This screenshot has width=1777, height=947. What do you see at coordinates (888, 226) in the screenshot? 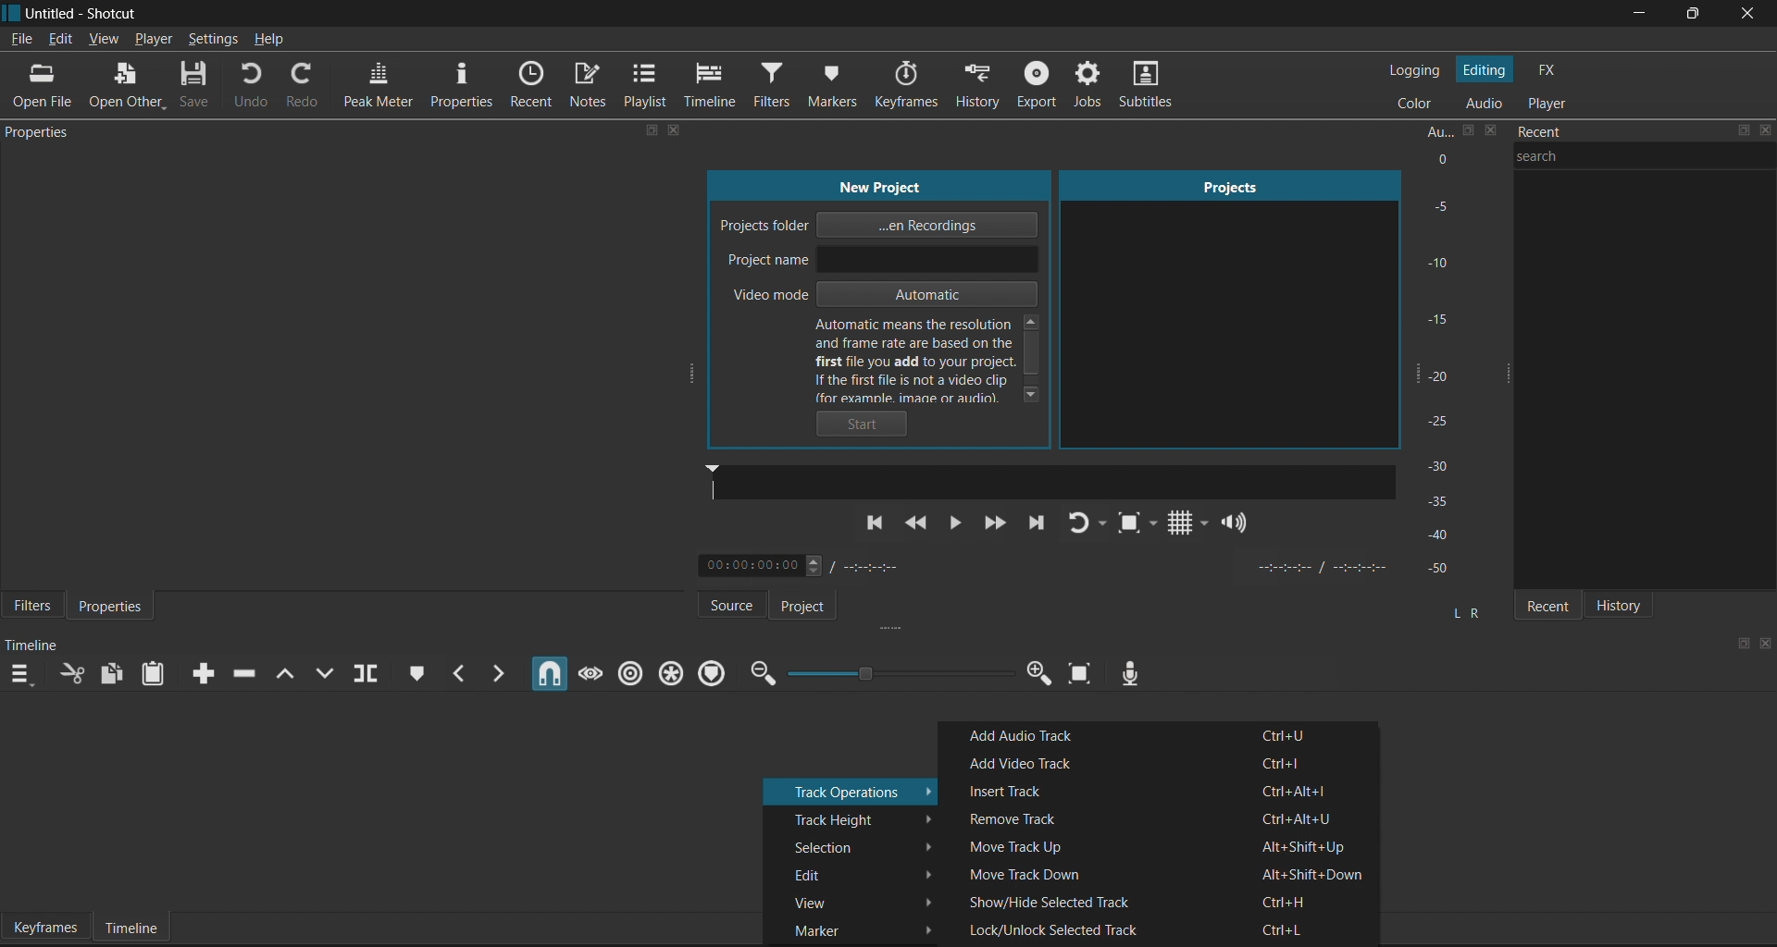
I see `Project folder` at bounding box center [888, 226].